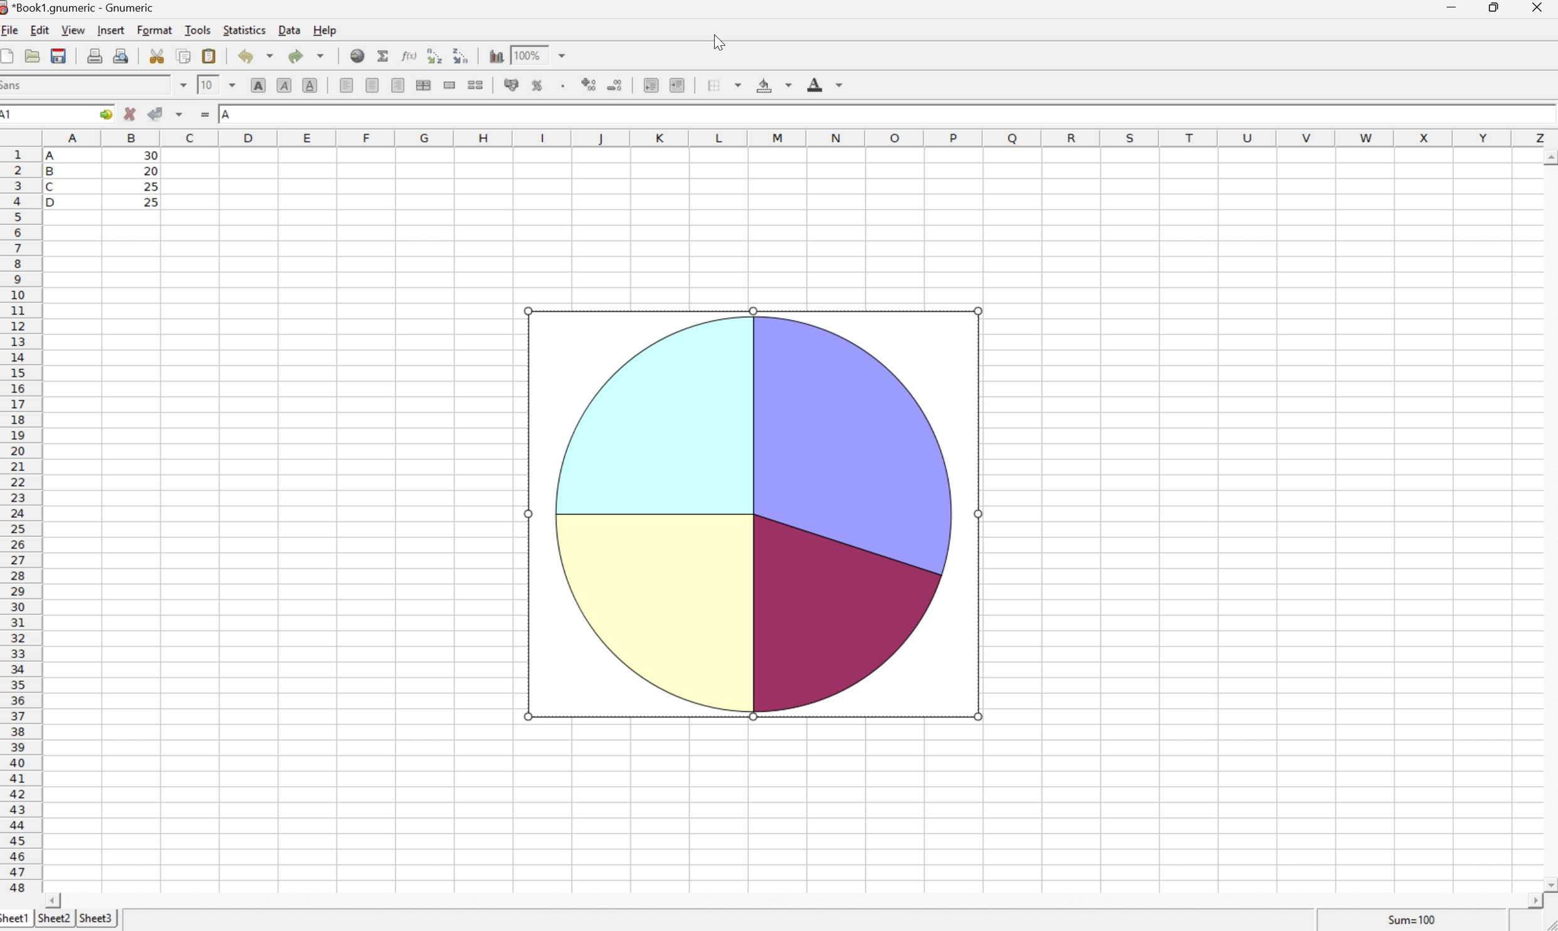 This screenshot has height=931, width=1558. What do you see at coordinates (1497, 7) in the screenshot?
I see `Restore Down` at bounding box center [1497, 7].